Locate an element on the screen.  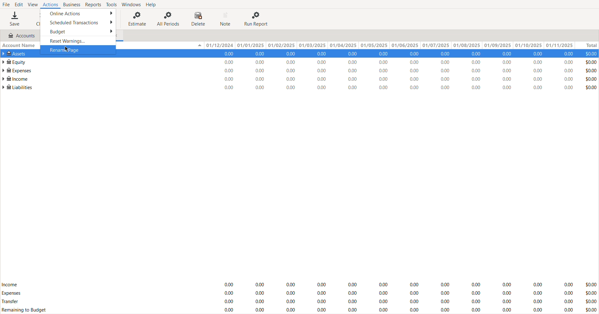
Remaining to Budget is located at coordinates (25, 310).